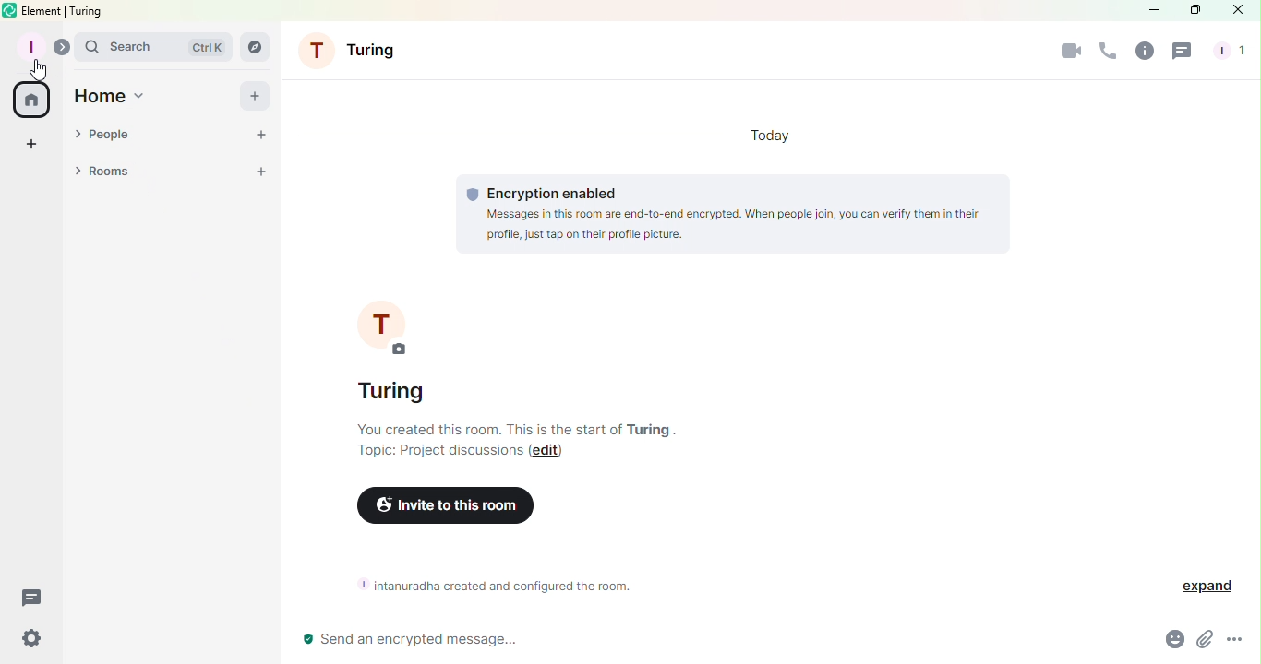  I want to click on Close, so click(1240, 11).